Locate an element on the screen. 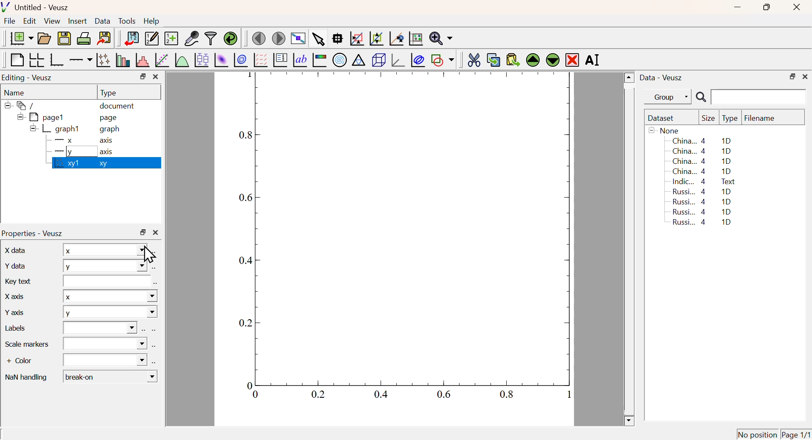 The height and width of the screenshot is (440, 812). Dataset is located at coordinates (663, 119).